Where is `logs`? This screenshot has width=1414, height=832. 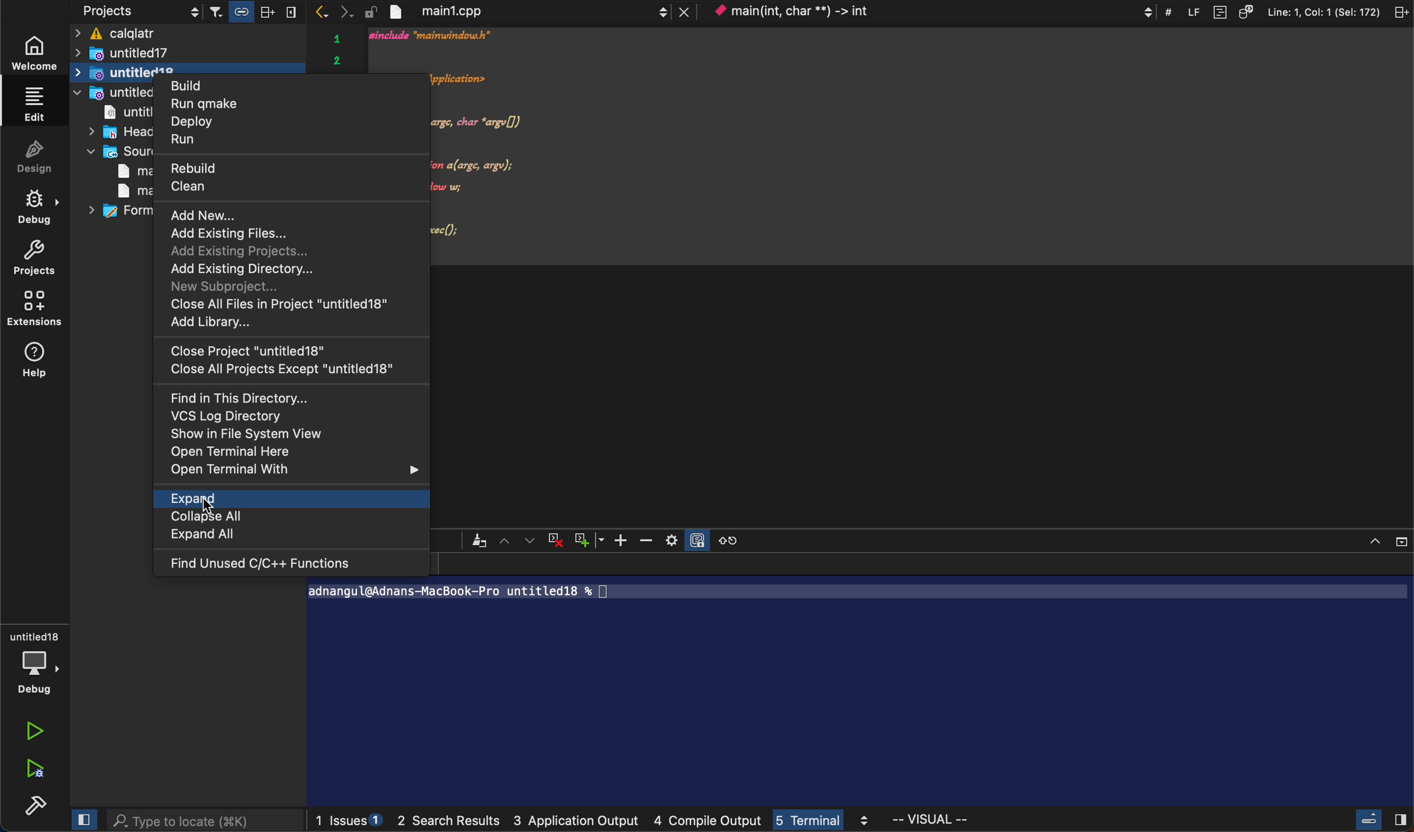 logs is located at coordinates (597, 822).